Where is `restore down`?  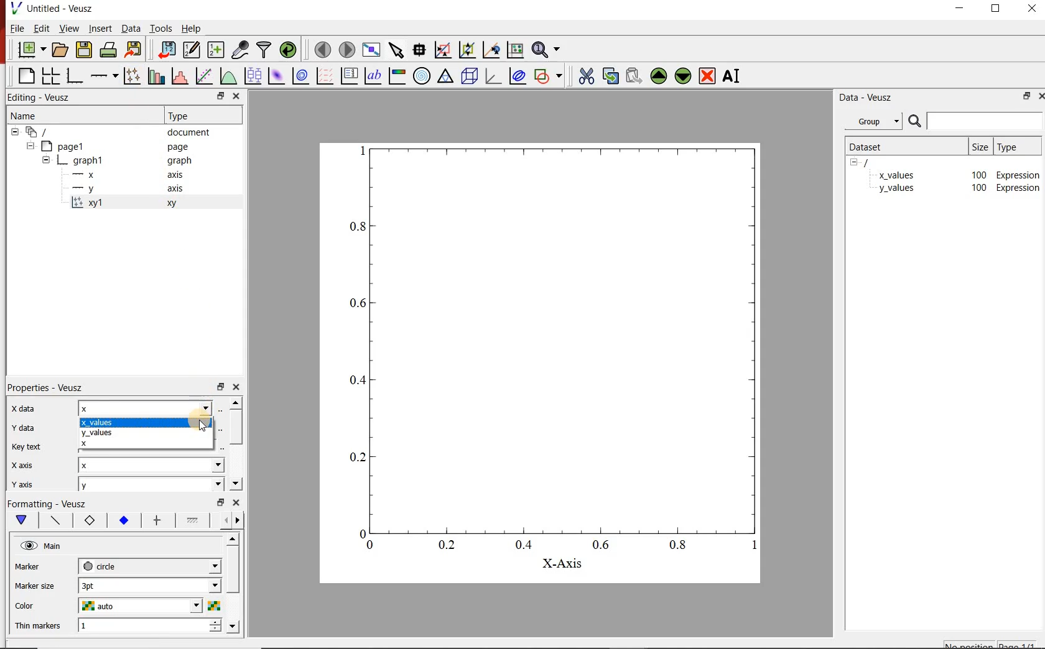 restore down is located at coordinates (221, 502).